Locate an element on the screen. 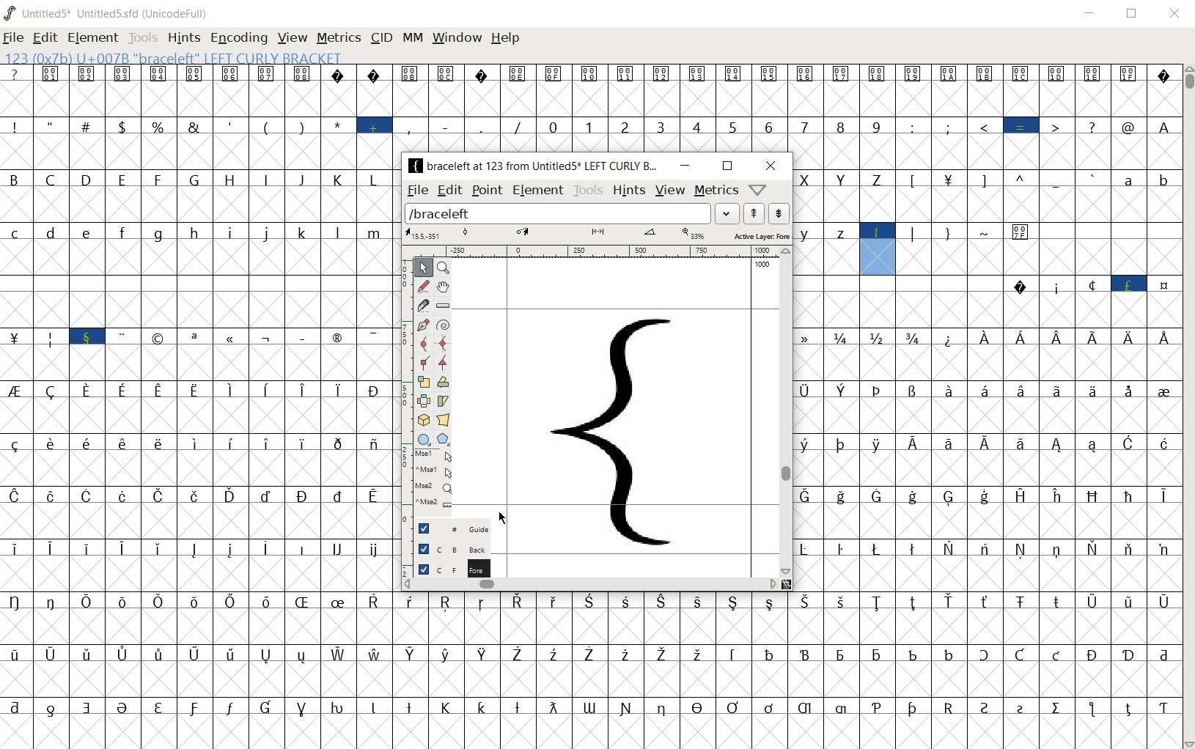 The width and height of the screenshot is (1195, 749). Help/Window is located at coordinates (758, 191).